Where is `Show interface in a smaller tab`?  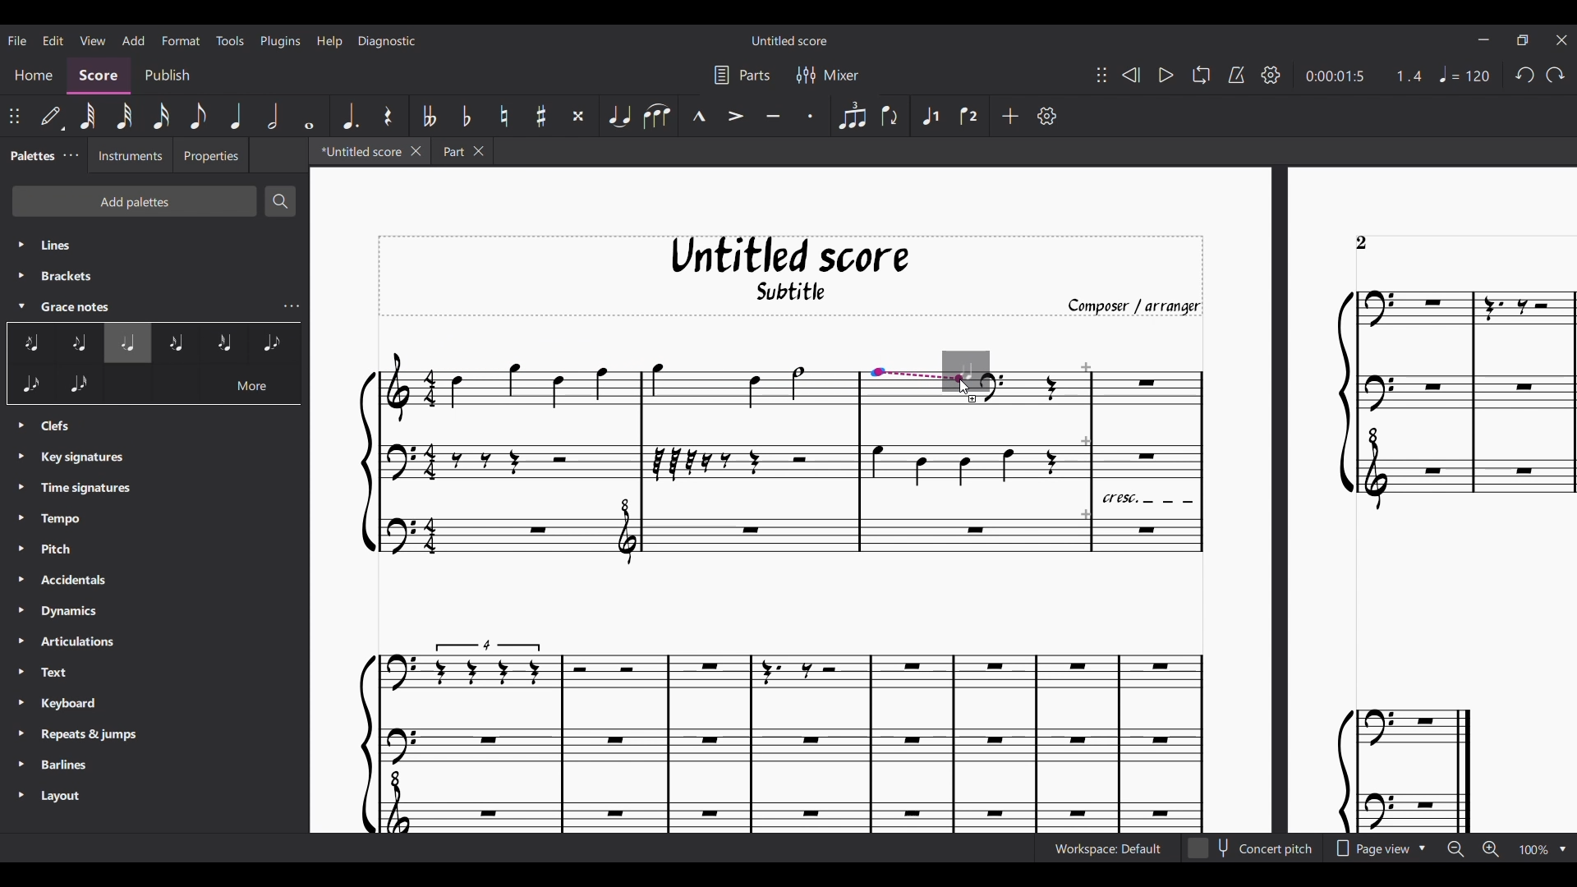
Show interface in a smaller tab is located at coordinates (1522, 40).